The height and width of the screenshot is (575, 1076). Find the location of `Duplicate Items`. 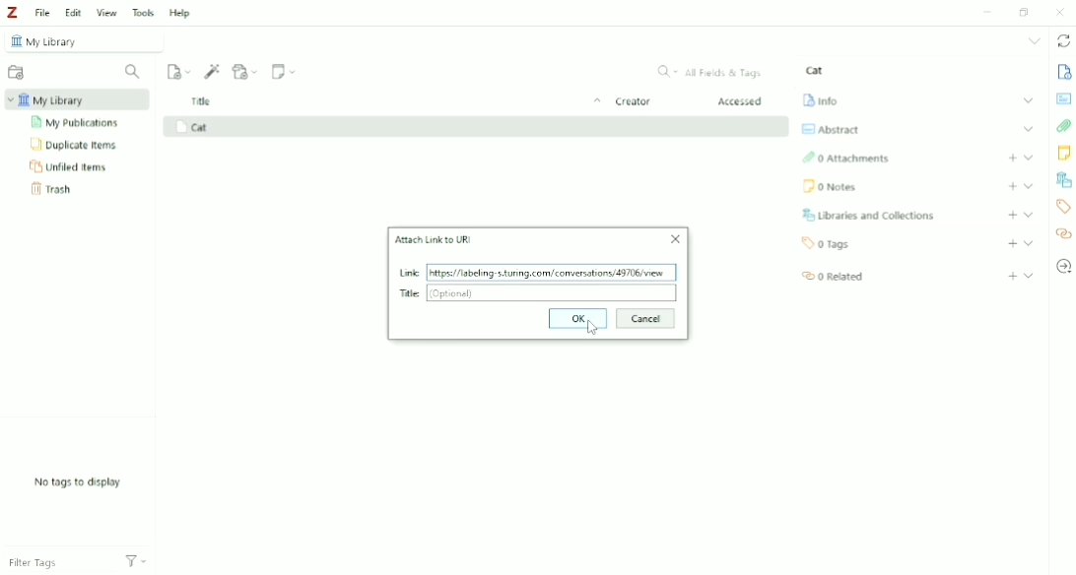

Duplicate Items is located at coordinates (75, 144).